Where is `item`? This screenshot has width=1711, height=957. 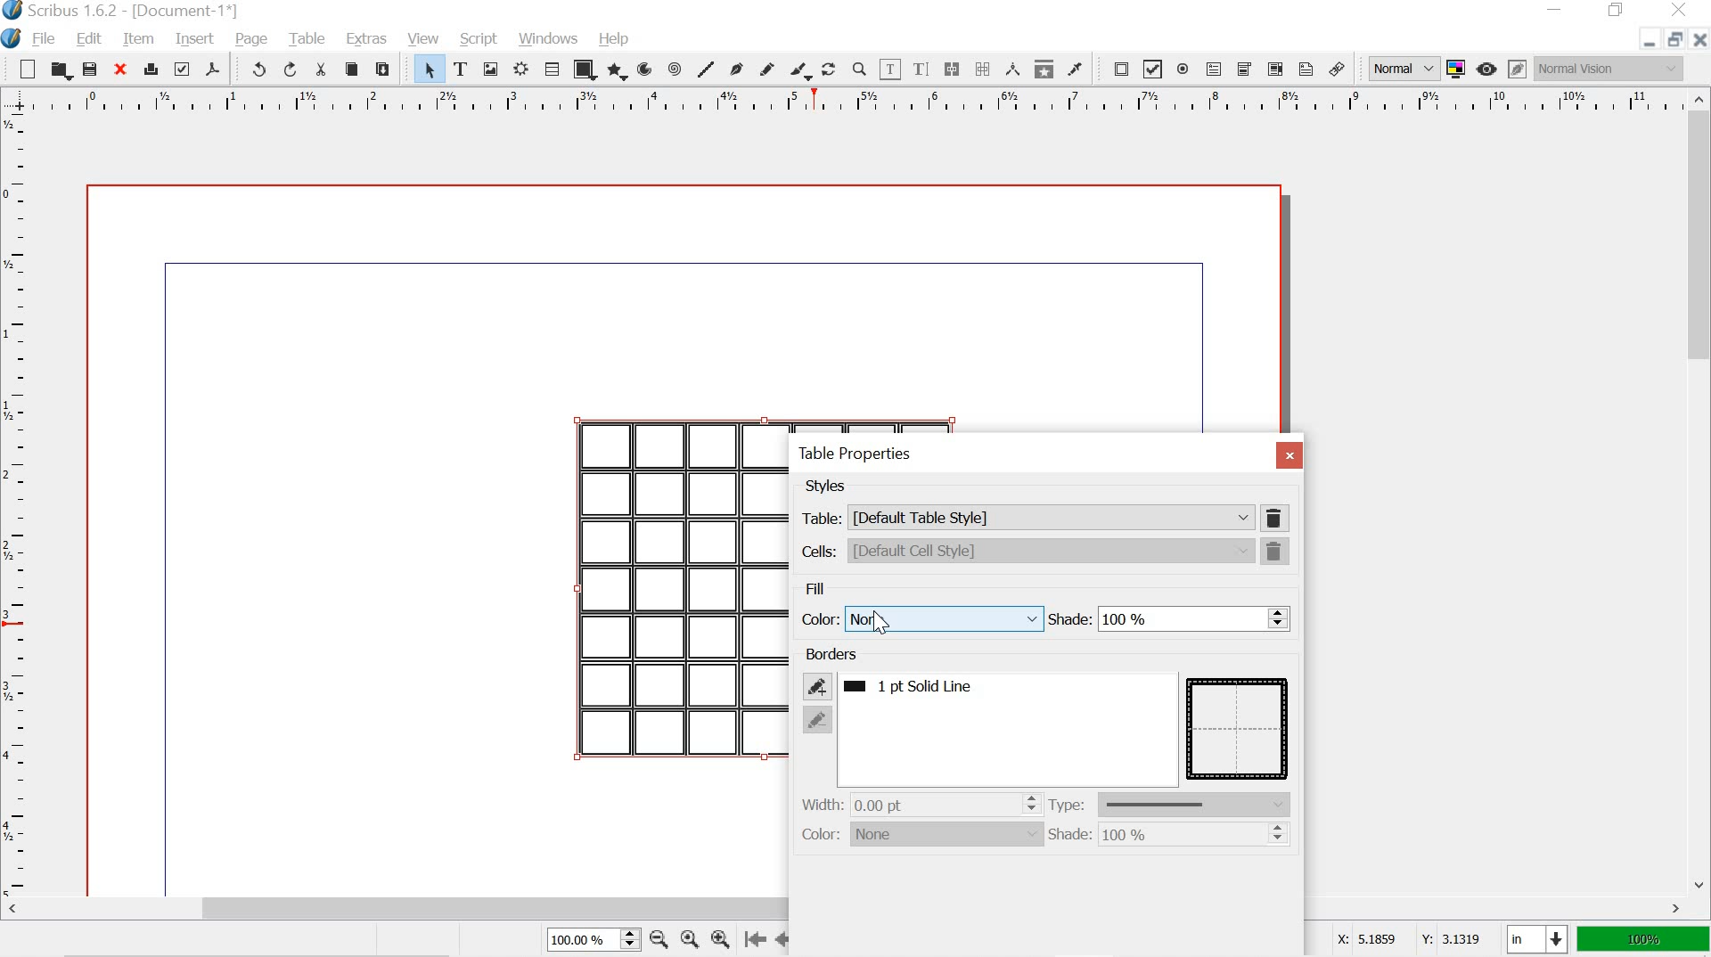
item is located at coordinates (138, 40).